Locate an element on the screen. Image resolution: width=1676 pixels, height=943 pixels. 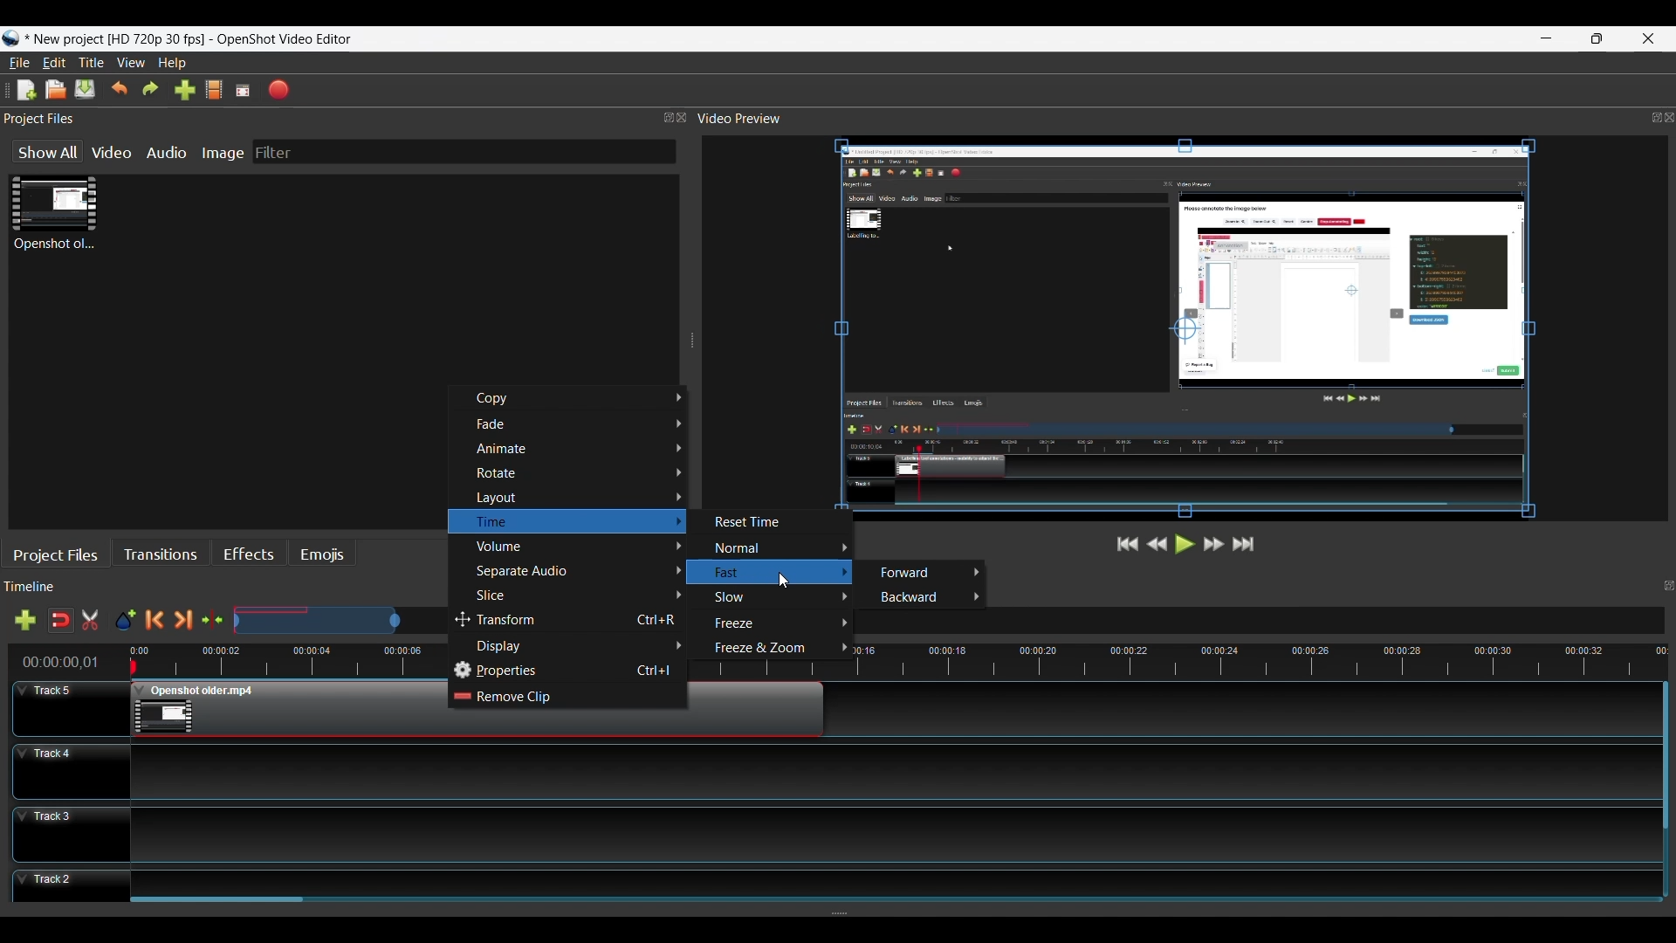
Normal is located at coordinates (779, 548).